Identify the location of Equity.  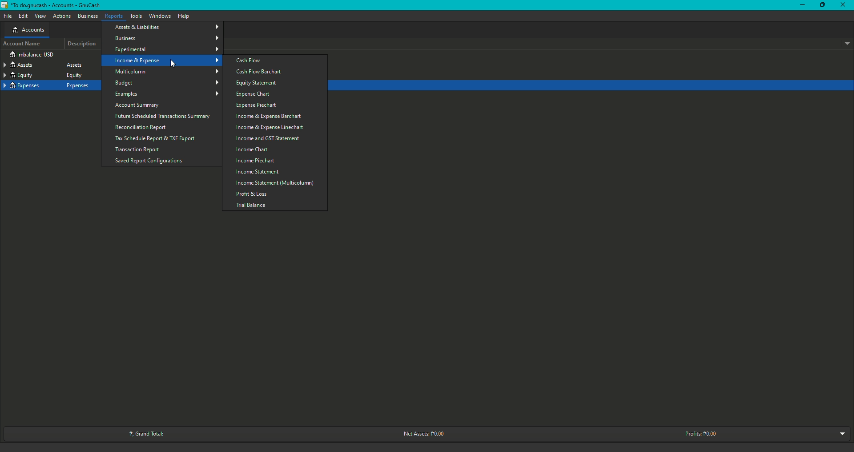
(49, 75).